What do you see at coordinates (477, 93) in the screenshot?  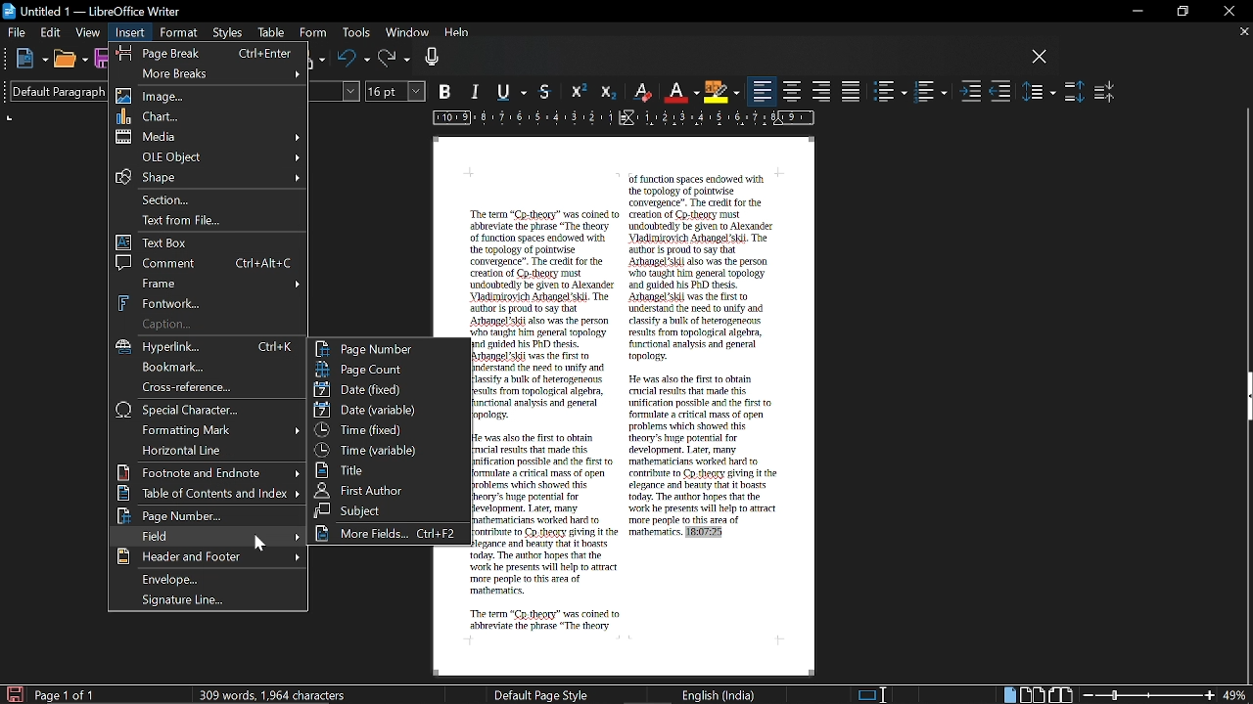 I see `Italic` at bounding box center [477, 93].